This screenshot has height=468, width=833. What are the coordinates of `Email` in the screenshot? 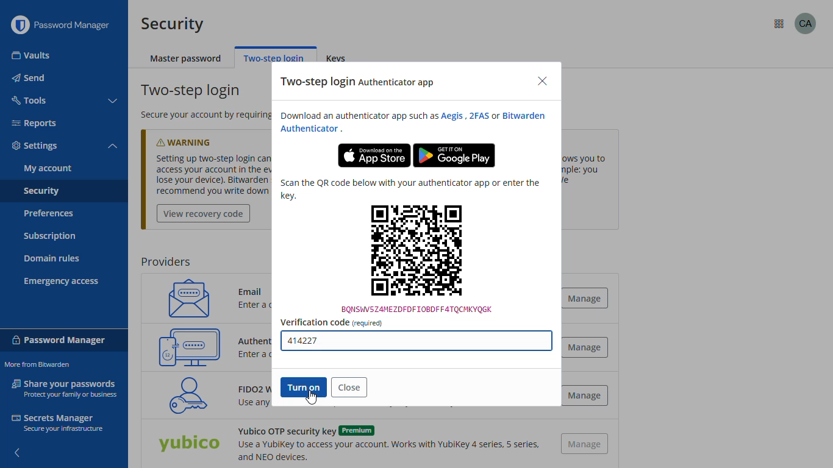 It's located at (254, 289).